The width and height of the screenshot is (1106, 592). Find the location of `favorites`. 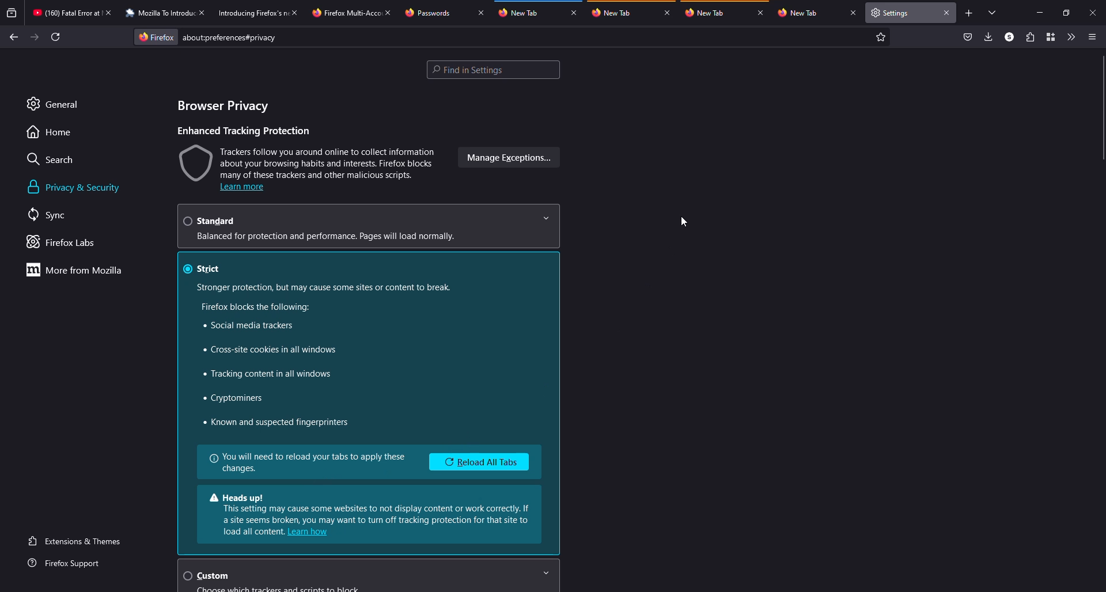

favorites is located at coordinates (880, 36).